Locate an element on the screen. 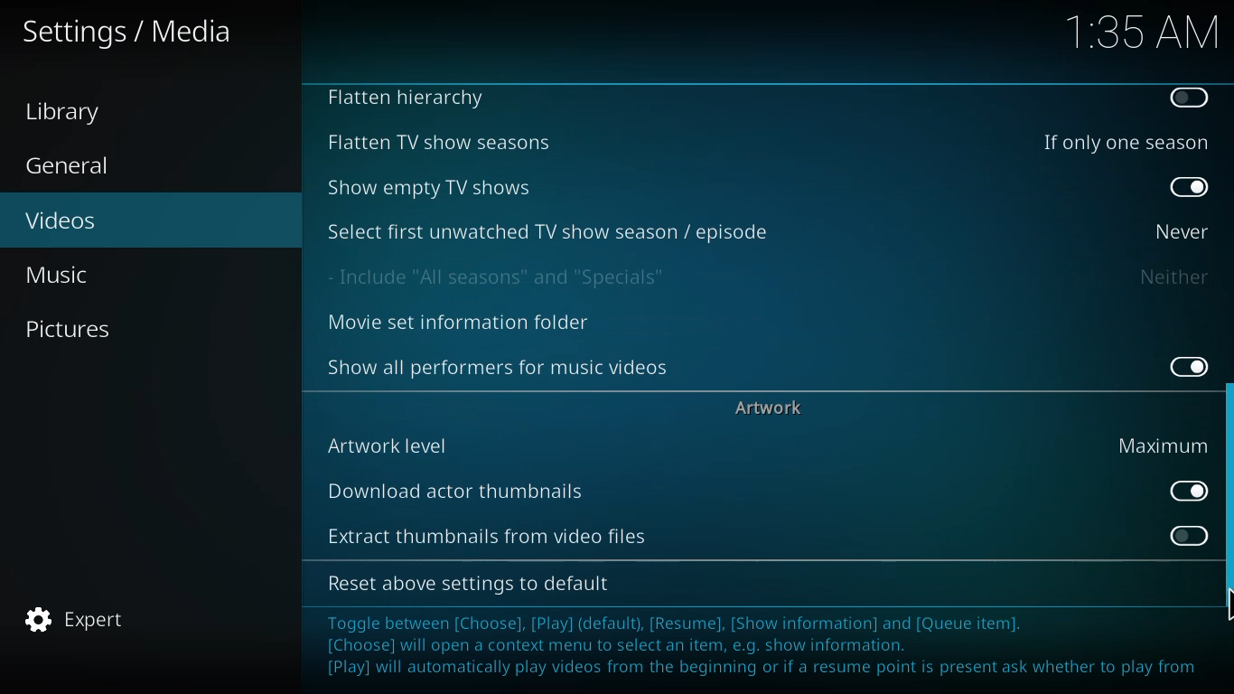 The height and width of the screenshot is (694, 1234). movie set info is located at coordinates (463, 324).